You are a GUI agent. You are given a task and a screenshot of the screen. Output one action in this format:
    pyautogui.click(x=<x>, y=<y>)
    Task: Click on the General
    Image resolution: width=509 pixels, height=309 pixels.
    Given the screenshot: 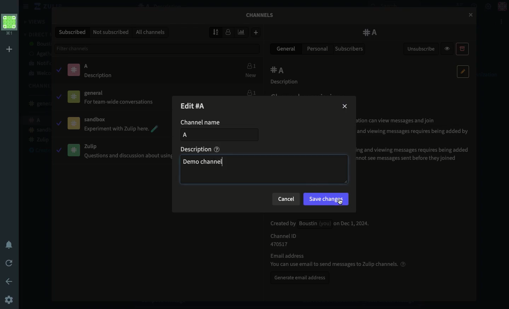 What is the action you would take?
    pyautogui.click(x=287, y=48)
    